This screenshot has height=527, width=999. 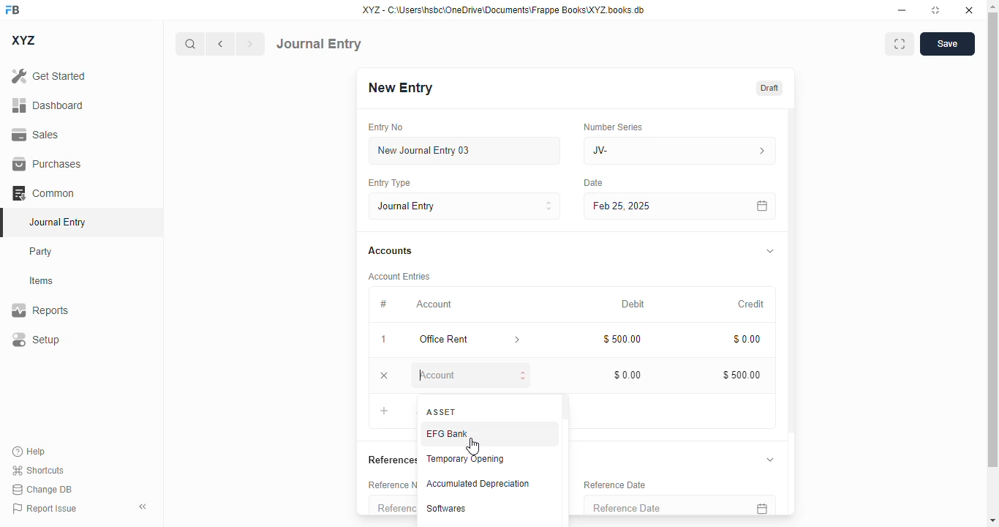 What do you see at coordinates (144, 507) in the screenshot?
I see `toggle sidebar` at bounding box center [144, 507].